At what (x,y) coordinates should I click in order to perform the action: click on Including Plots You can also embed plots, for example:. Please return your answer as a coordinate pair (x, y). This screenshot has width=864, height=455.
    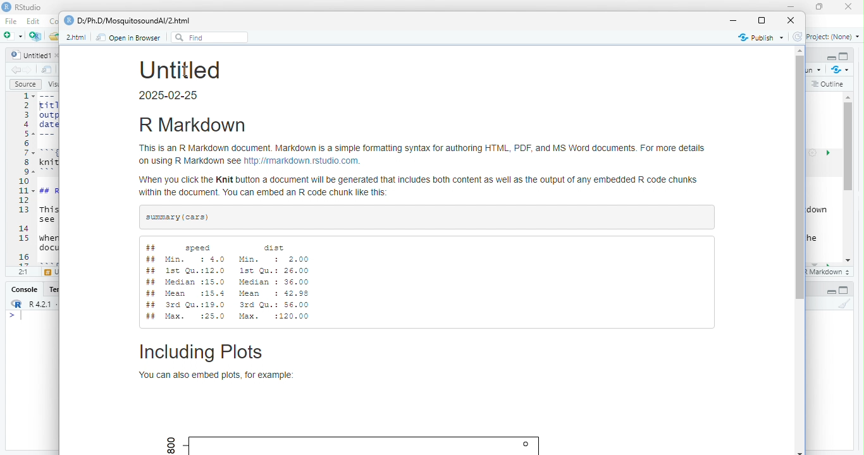
    Looking at the image, I should click on (218, 362).